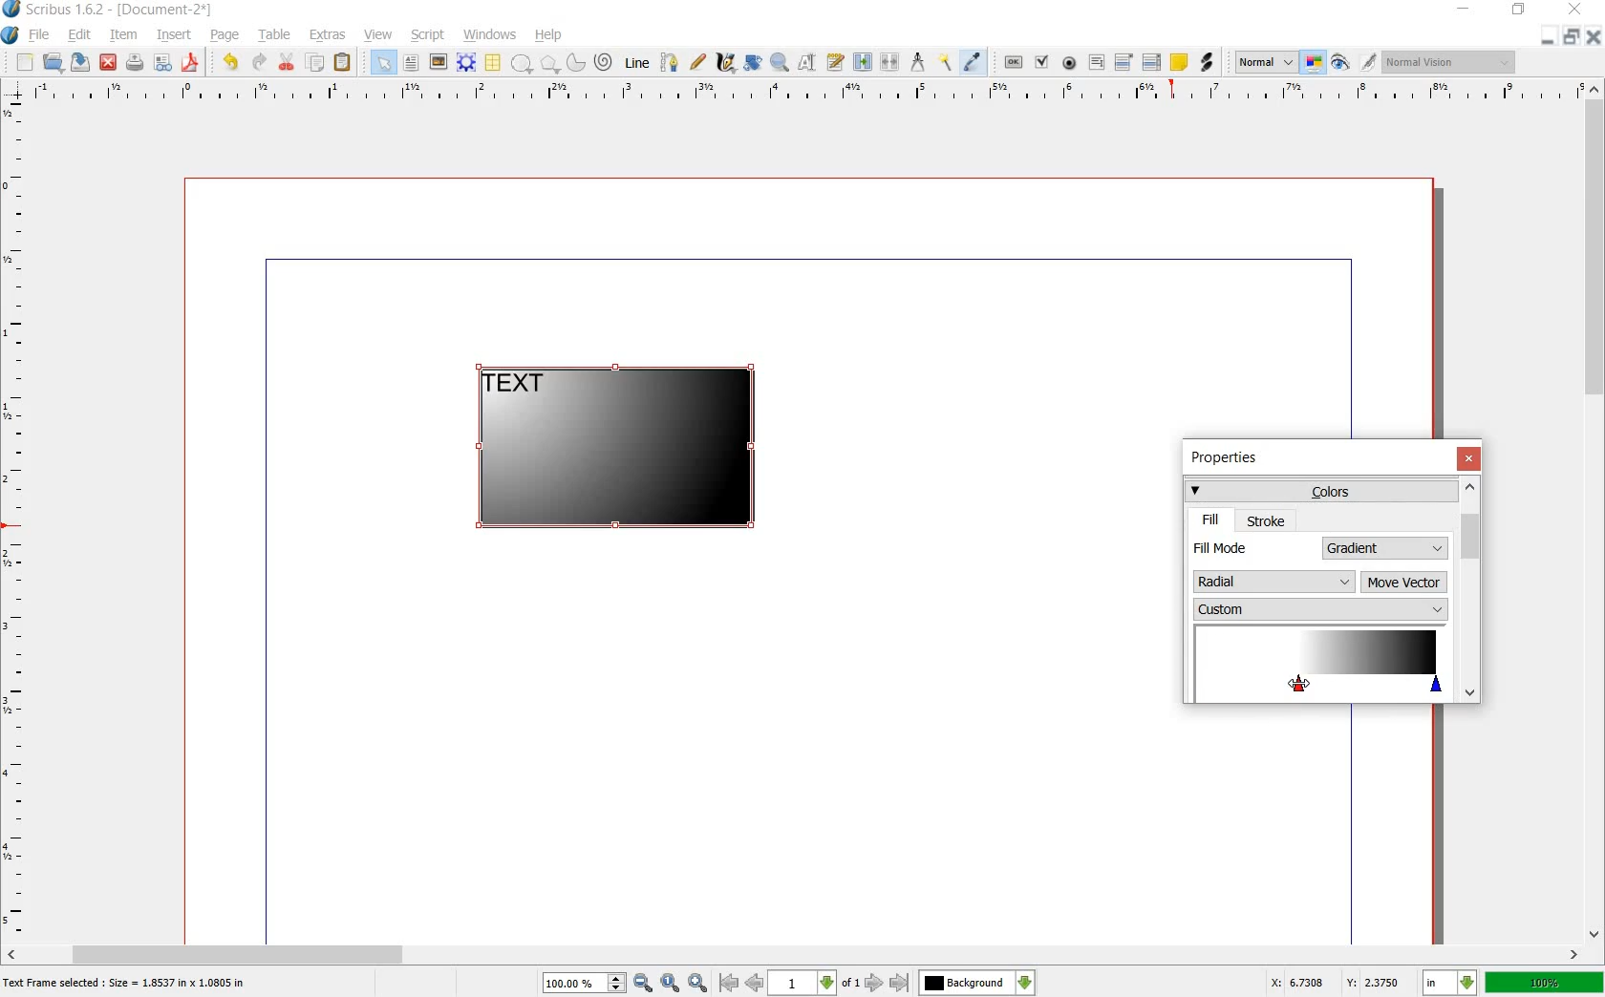 This screenshot has height=997, width=1605. What do you see at coordinates (410, 63) in the screenshot?
I see `text frame` at bounding box center [410, 63].